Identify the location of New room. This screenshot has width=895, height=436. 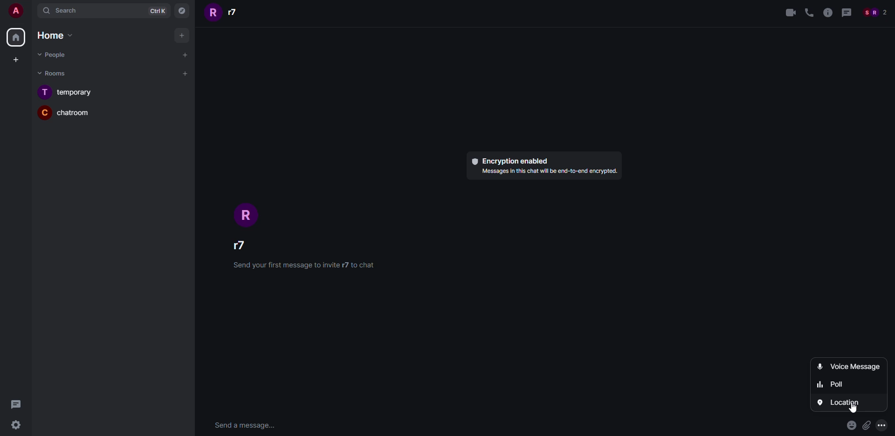
(186, 74).